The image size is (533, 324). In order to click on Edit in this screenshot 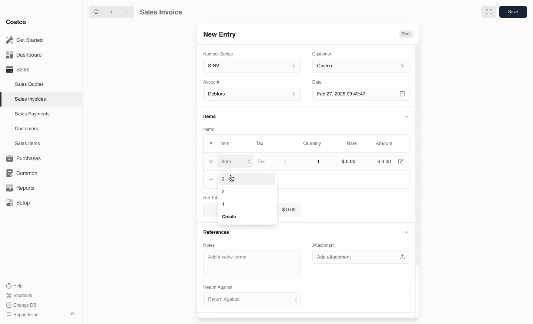, I will do `click(402, 161)`.